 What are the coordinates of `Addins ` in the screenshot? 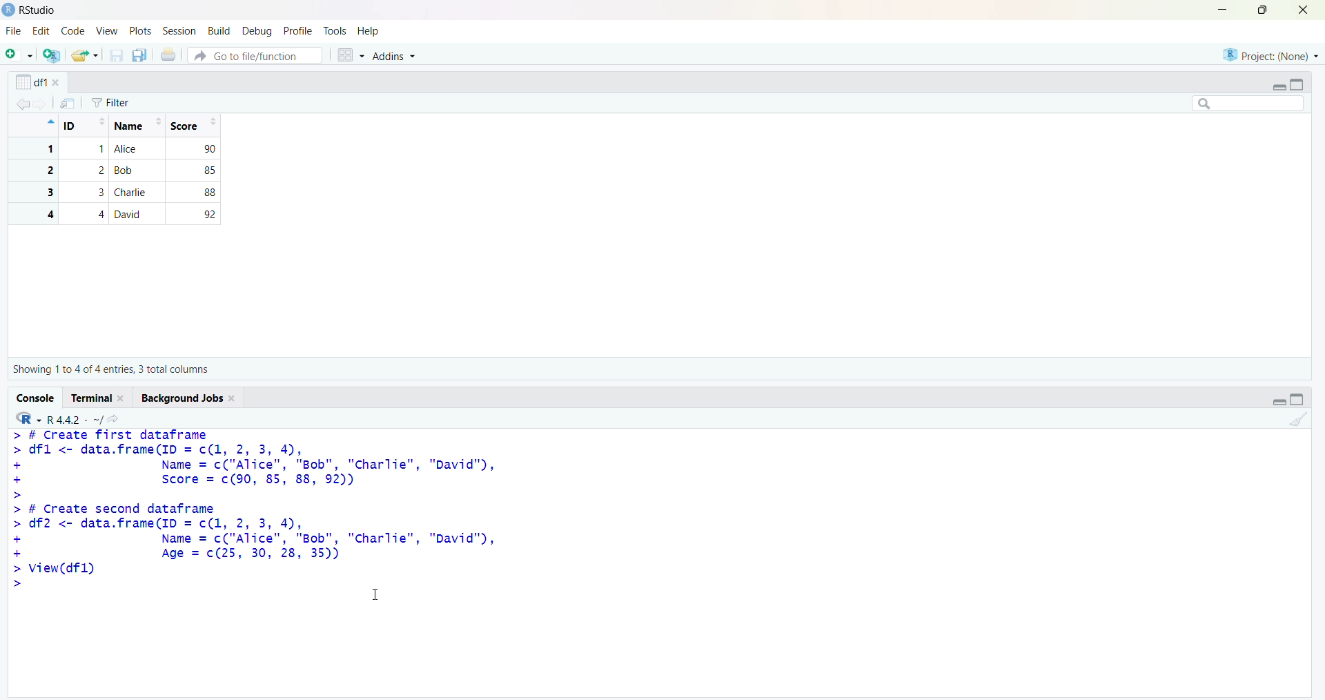 It's located at (393, 55).